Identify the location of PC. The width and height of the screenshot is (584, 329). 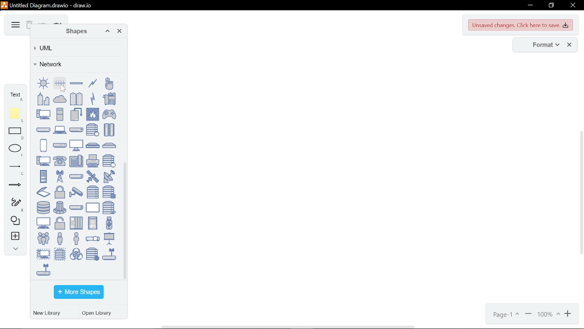
(43, 114).